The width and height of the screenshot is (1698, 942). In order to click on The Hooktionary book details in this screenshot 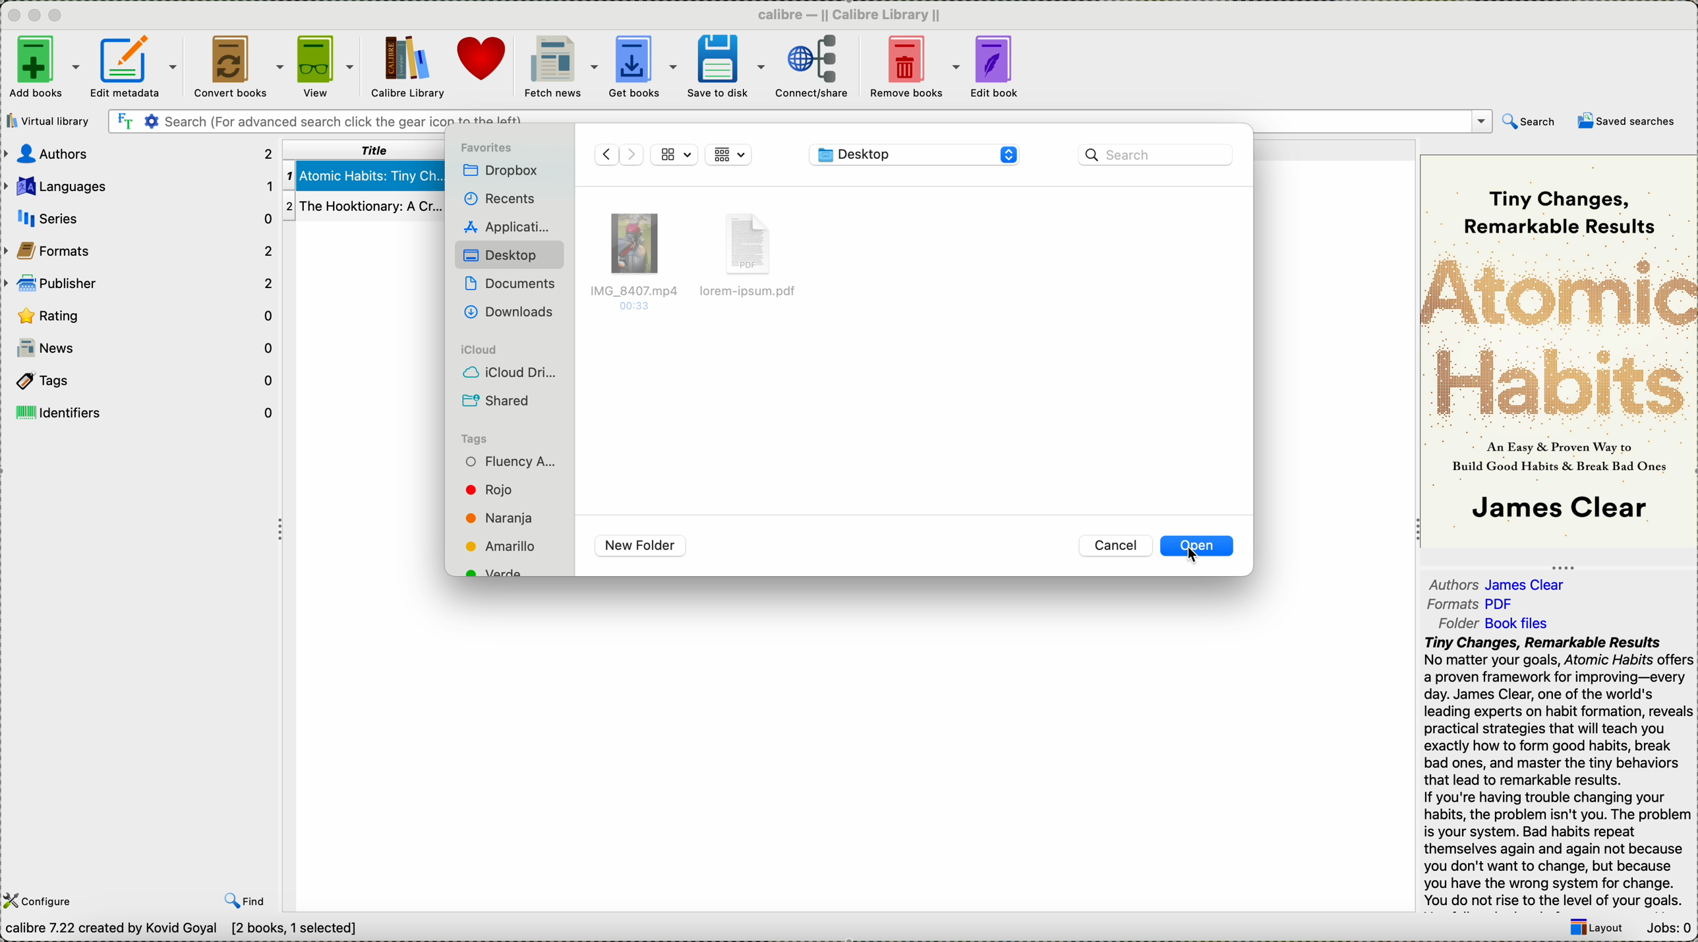, I will do `click(363, 207)`.